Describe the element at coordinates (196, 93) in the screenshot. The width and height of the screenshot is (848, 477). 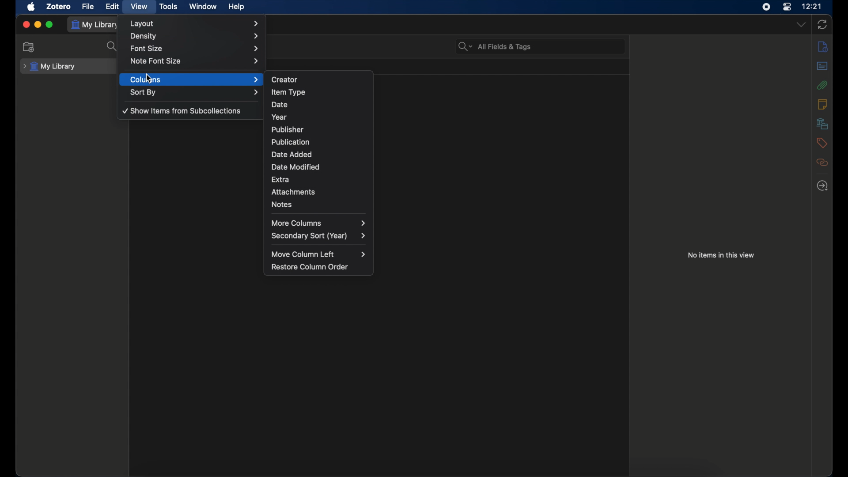
I see `sort by` at that location.